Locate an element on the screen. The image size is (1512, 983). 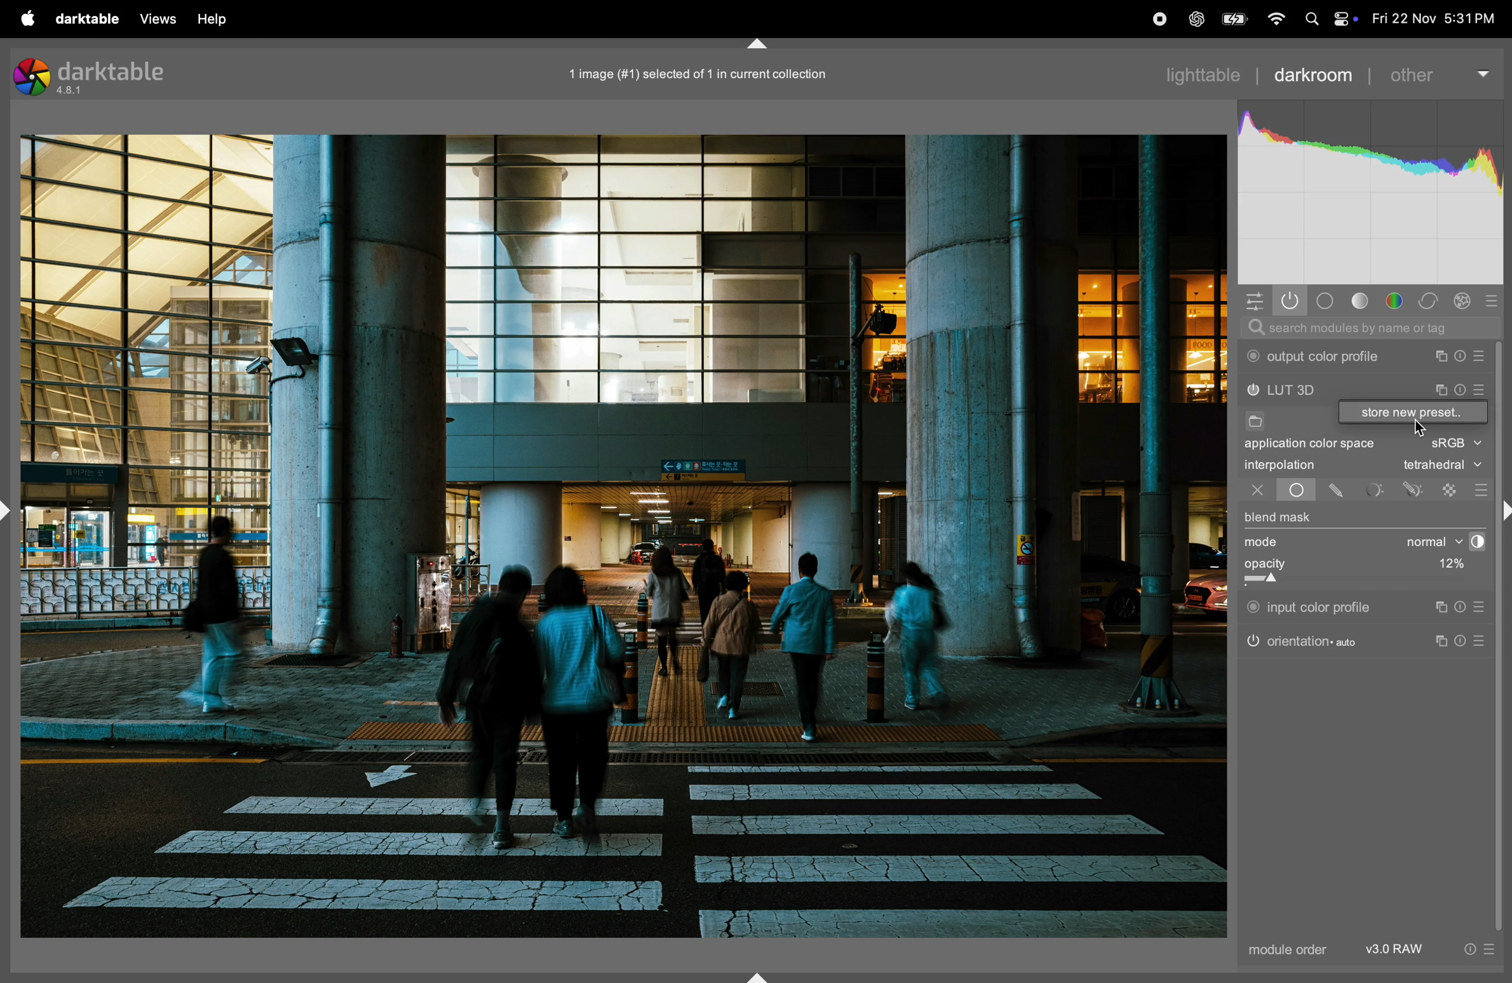
reset parameters is located at coordinates (1461, 388).